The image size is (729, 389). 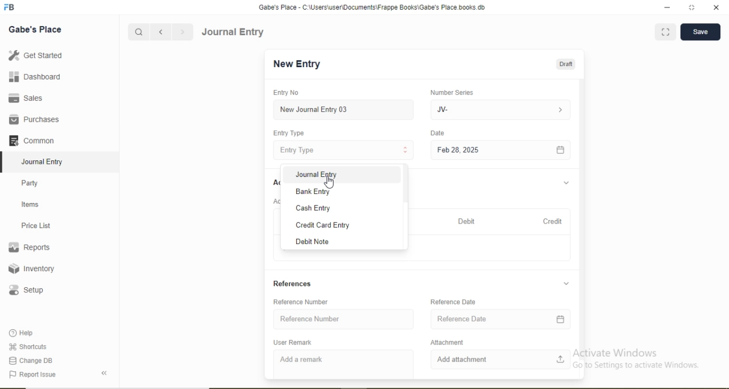 I want to click on Gabe's Place, so click(x=35, y=30).